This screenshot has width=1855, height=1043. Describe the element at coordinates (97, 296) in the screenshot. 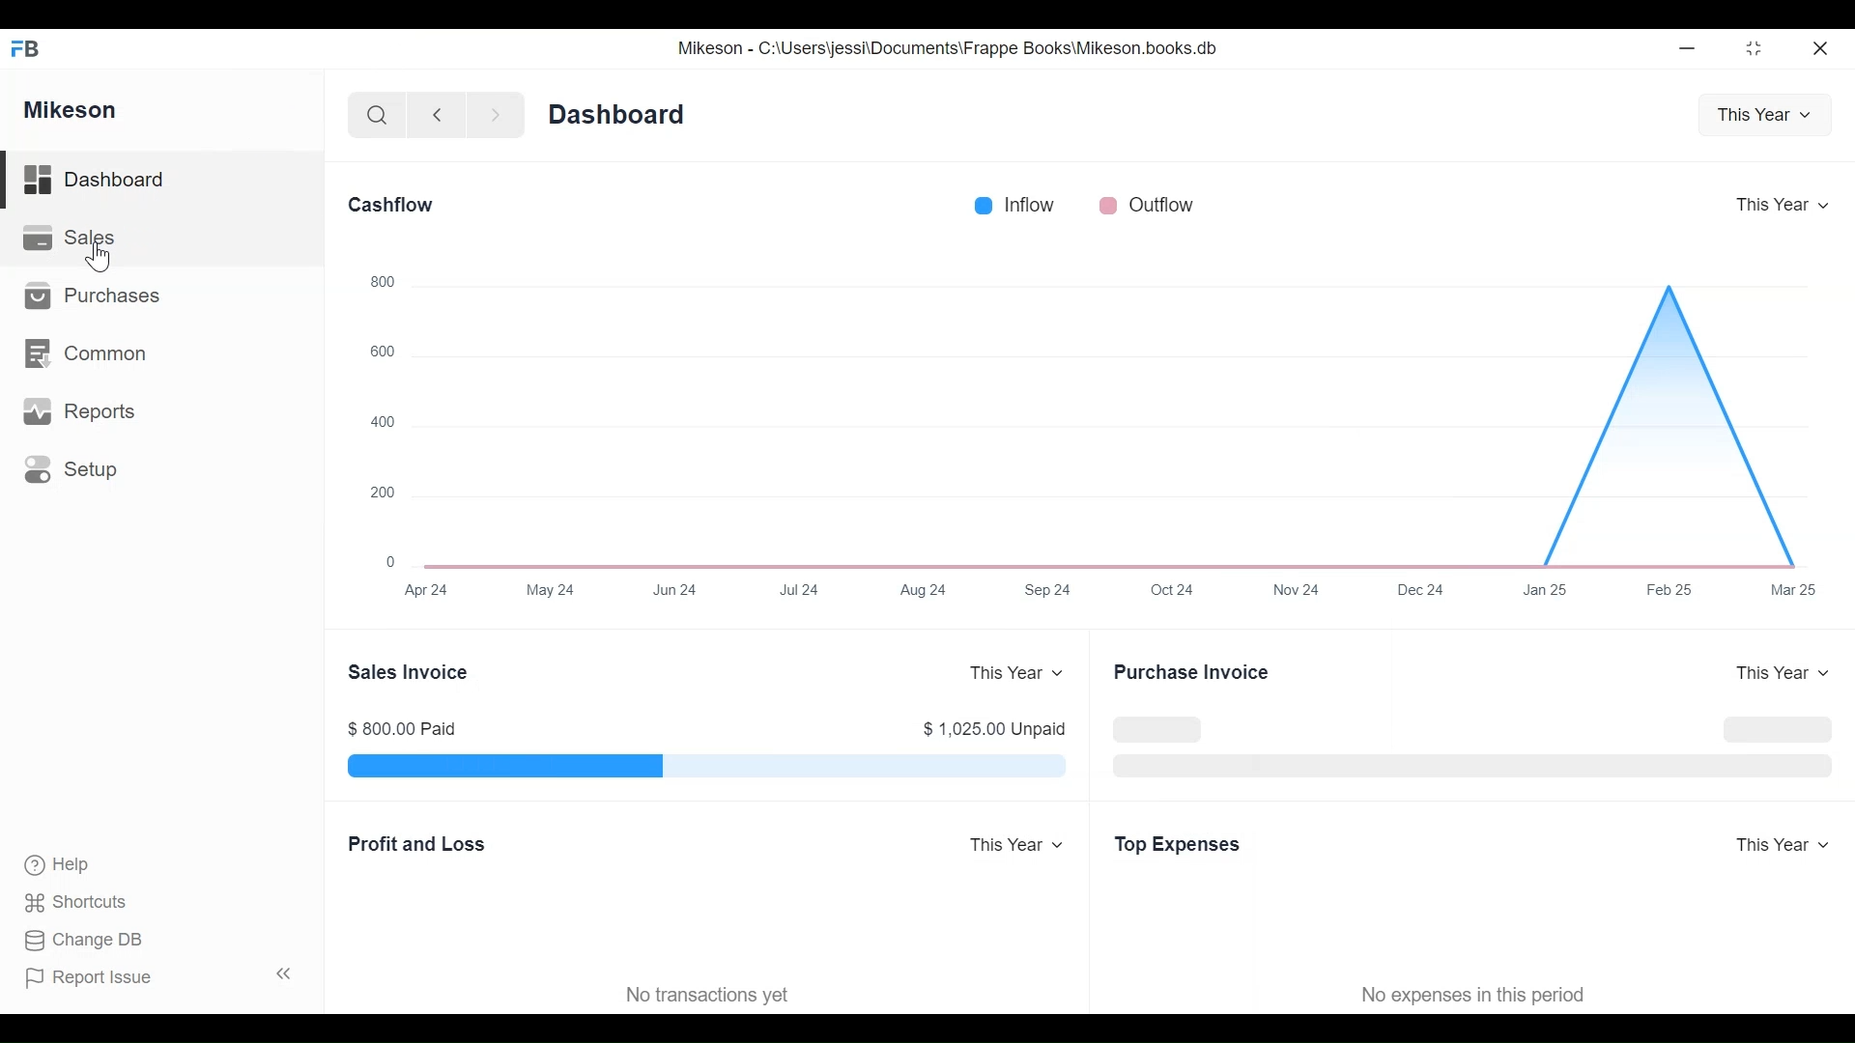

I see `Purchases` at that location.